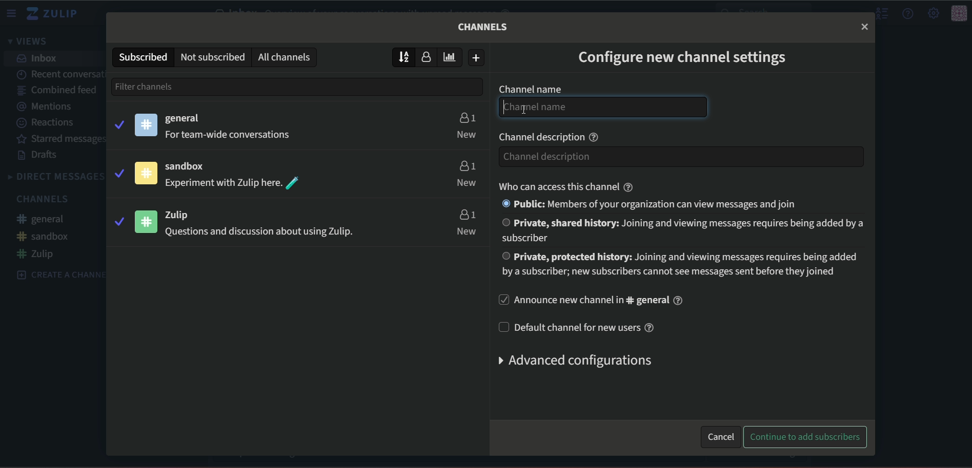  Describe the element at coordinates (60, 140) in the screenshot. I see `Starred message` at that location.